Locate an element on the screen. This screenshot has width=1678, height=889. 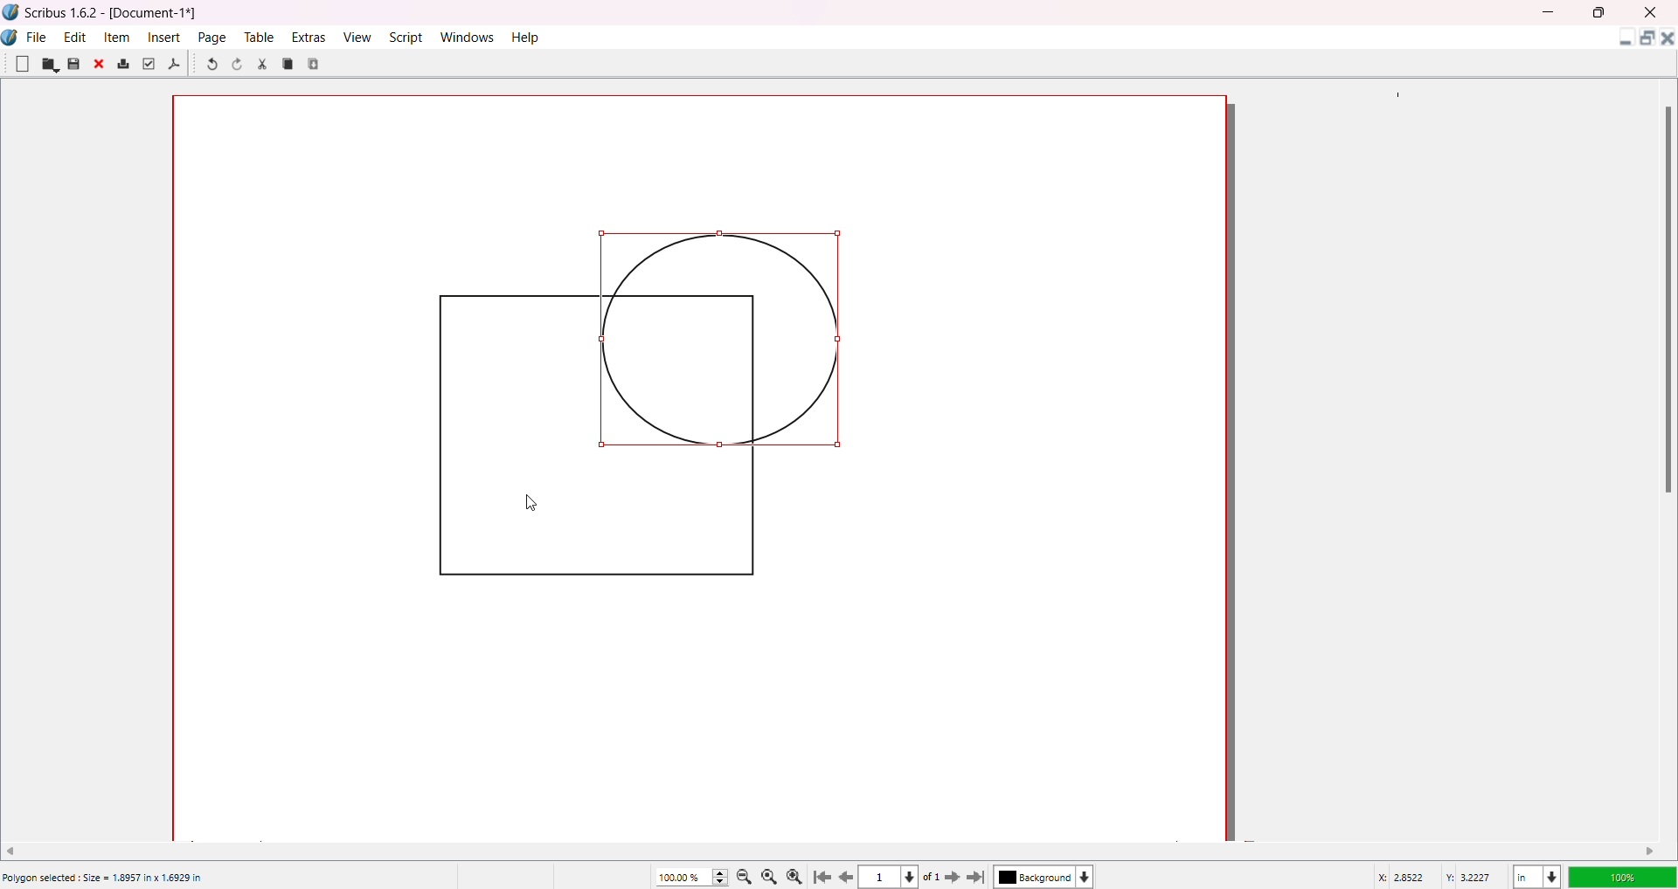
Zoom out is located at coordinates (747, 876).